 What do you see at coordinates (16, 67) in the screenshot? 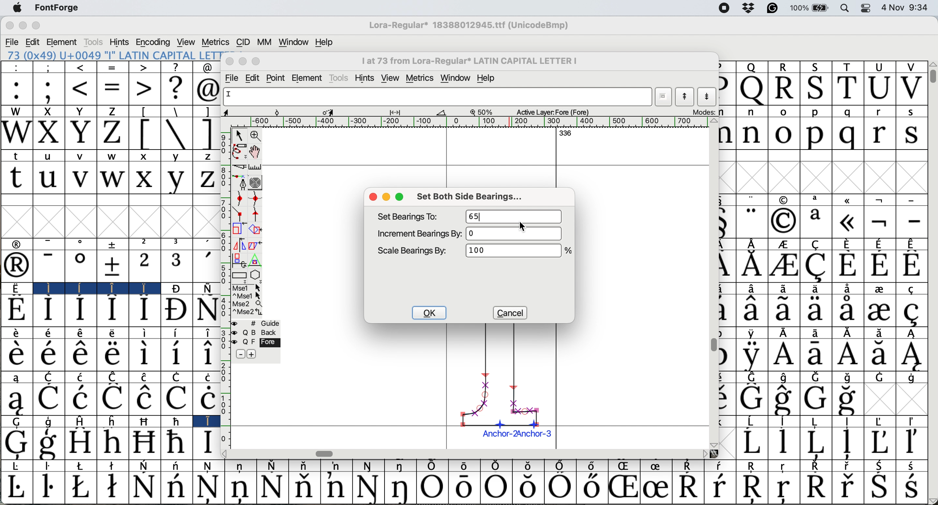
I see `:` at bounding box center [16, 67].